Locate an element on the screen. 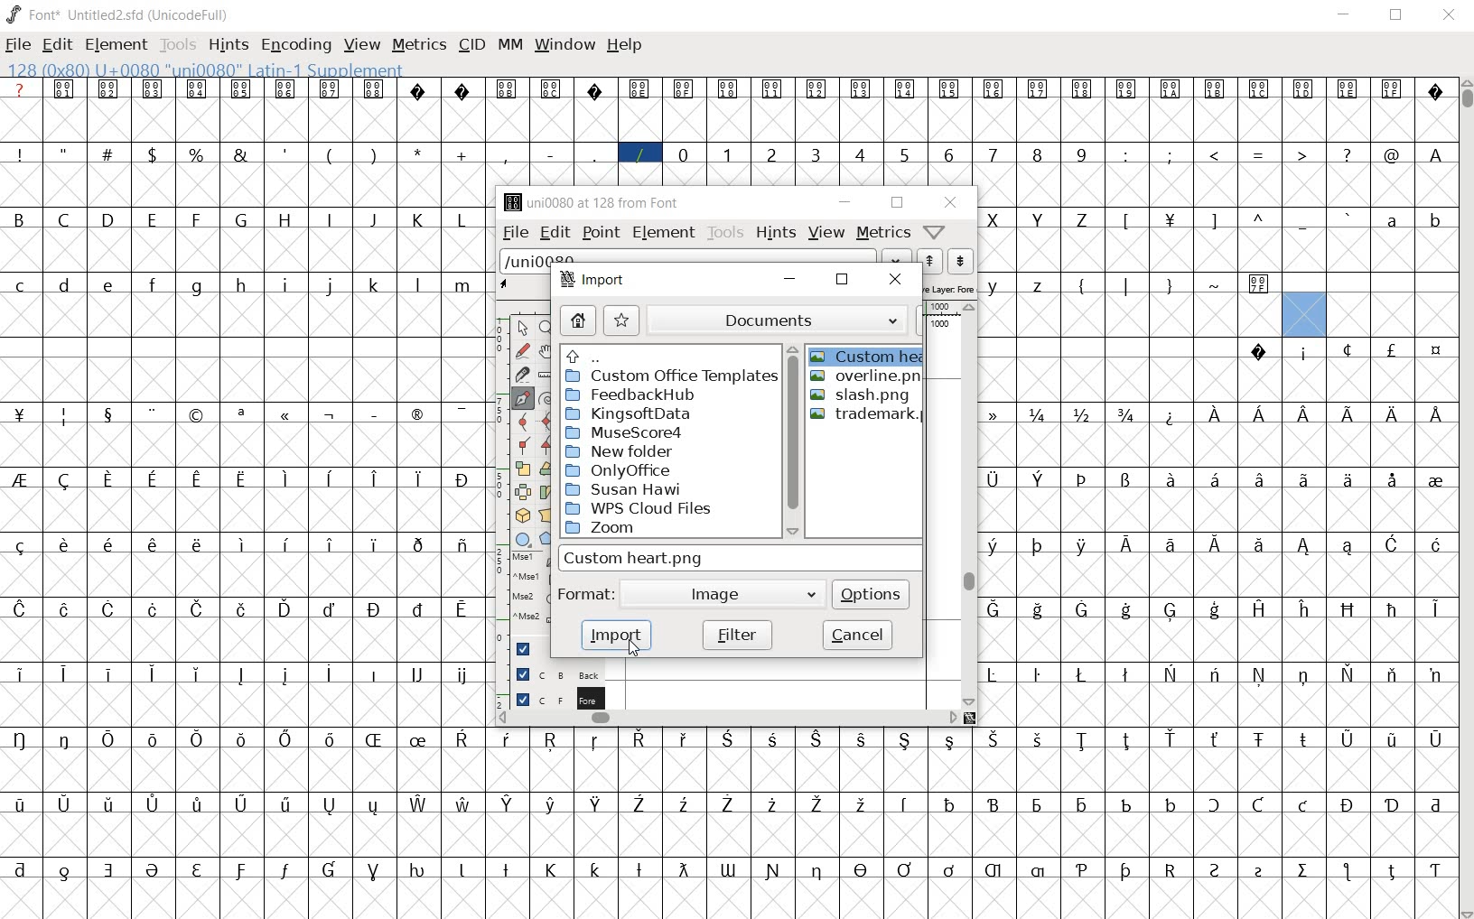  glyph is located at coordinates (1215, 870).